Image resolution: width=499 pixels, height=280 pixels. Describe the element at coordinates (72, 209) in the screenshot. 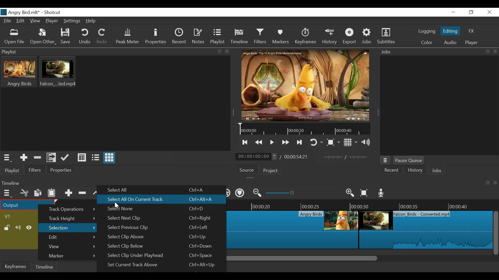

I see `Track Operations` at that location.